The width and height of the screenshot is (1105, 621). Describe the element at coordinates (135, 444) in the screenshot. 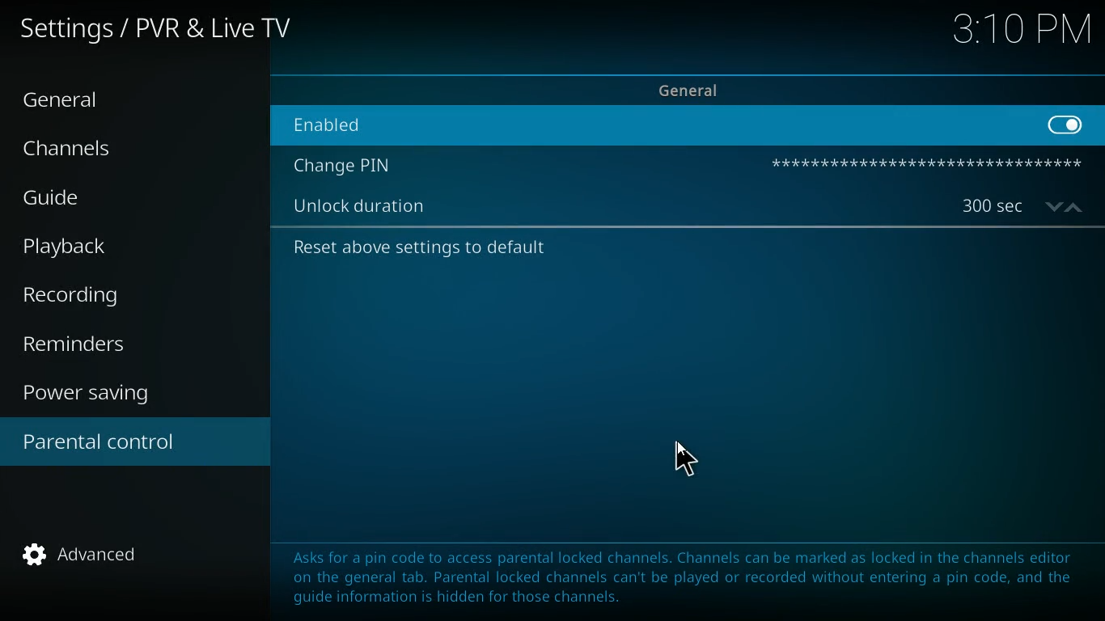

I see `parental control` at that location.